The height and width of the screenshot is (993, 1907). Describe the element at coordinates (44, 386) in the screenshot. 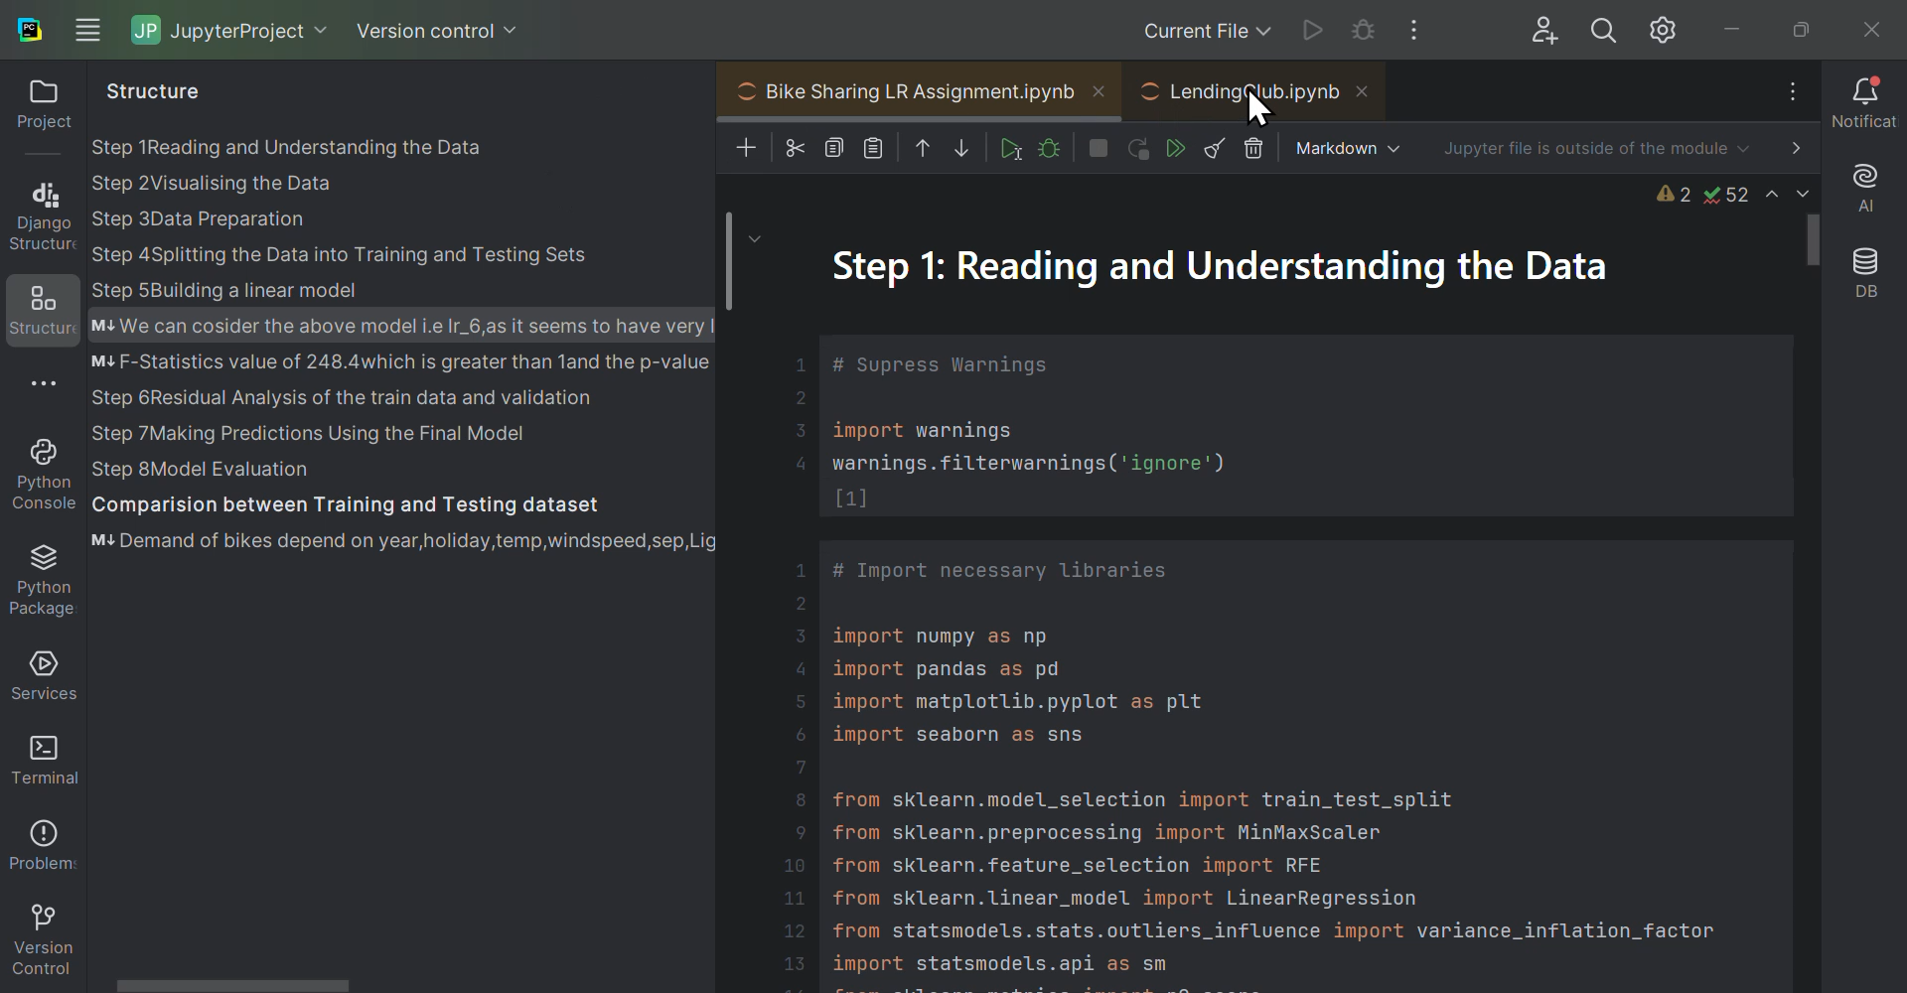

I see `More options` at that location.